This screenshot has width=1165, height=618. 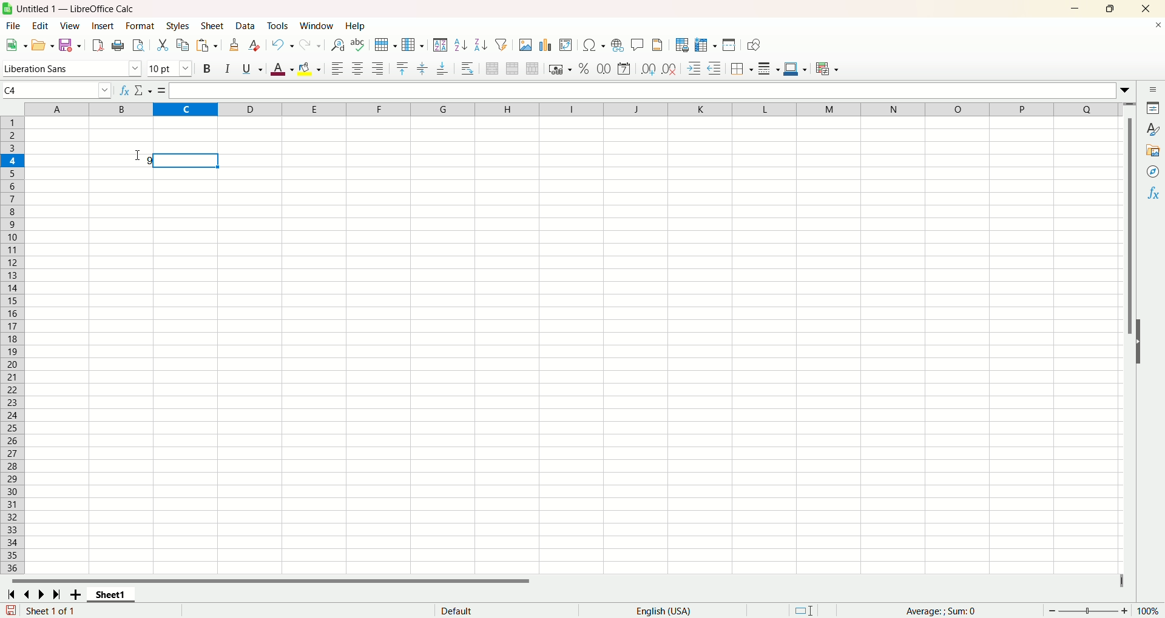 I want to click on undo, so click(x=283, y=45).